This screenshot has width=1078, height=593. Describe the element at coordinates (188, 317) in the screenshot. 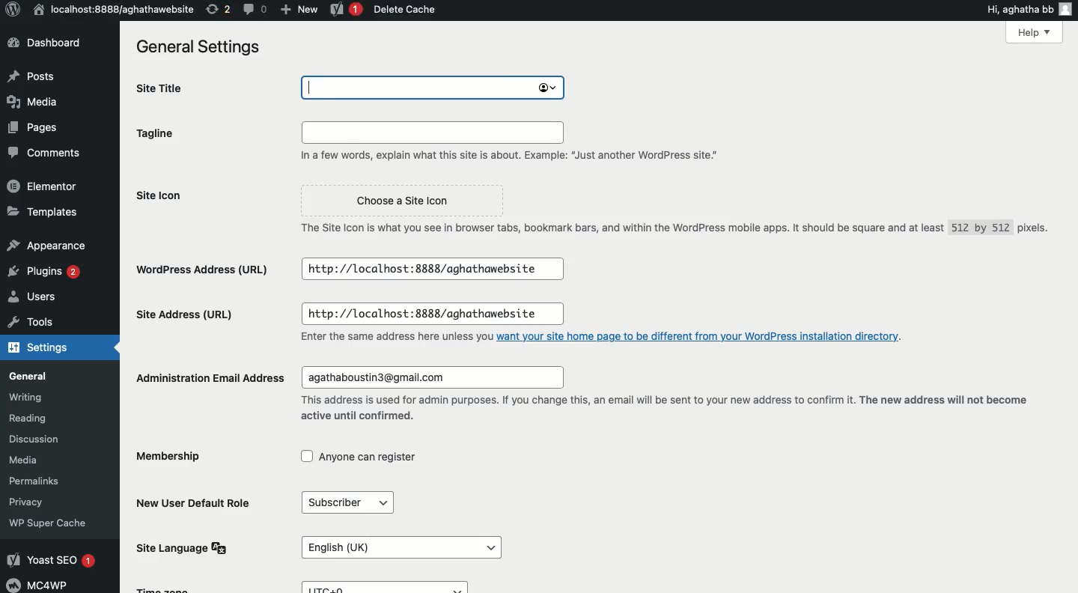

I see `Site address url` at that location.